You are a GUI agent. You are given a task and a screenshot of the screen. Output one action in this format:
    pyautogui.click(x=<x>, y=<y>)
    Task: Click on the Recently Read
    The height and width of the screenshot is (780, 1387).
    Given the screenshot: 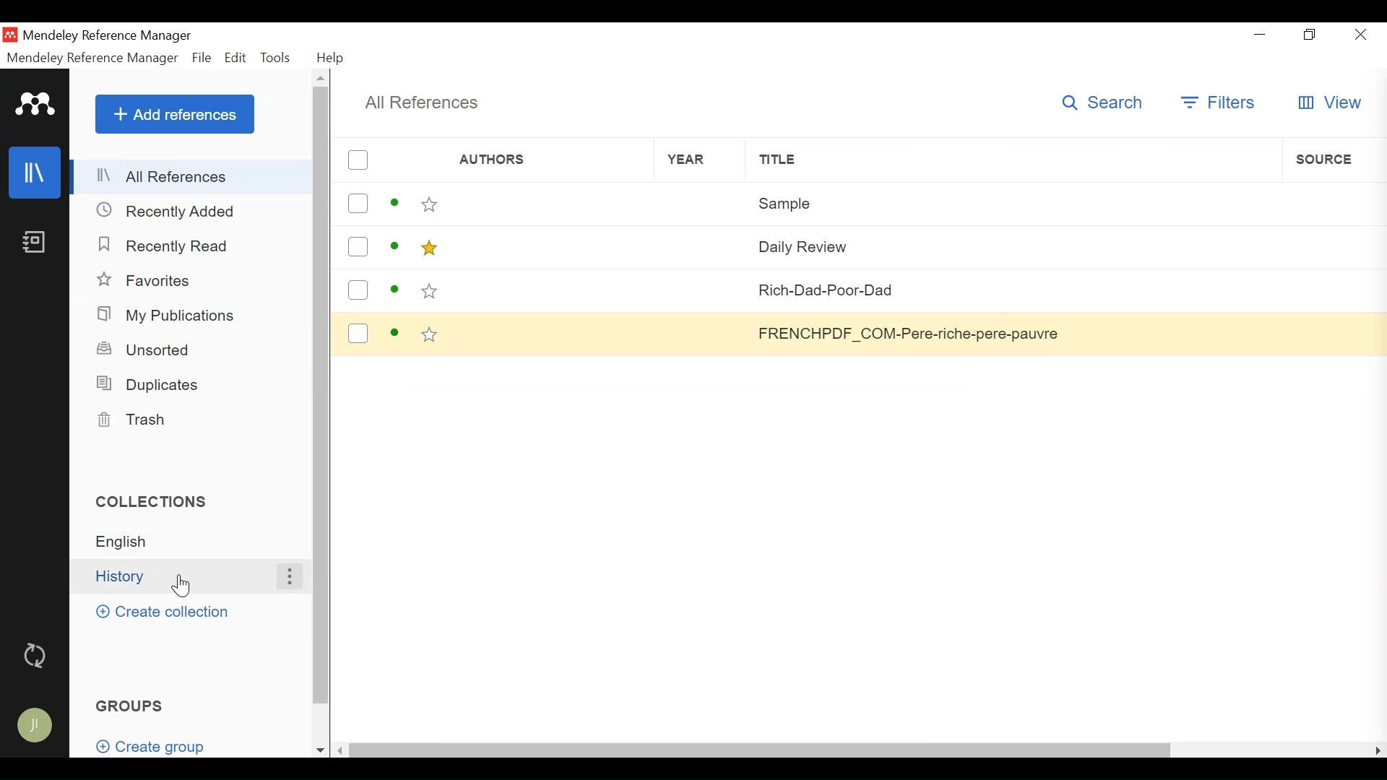 What is the action you would take?
    pyautogui.click(x=164, y=244)
    